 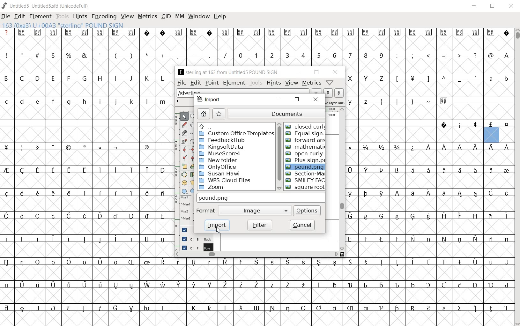 I want to click on MluseScore4, so click(x=220, y=153).